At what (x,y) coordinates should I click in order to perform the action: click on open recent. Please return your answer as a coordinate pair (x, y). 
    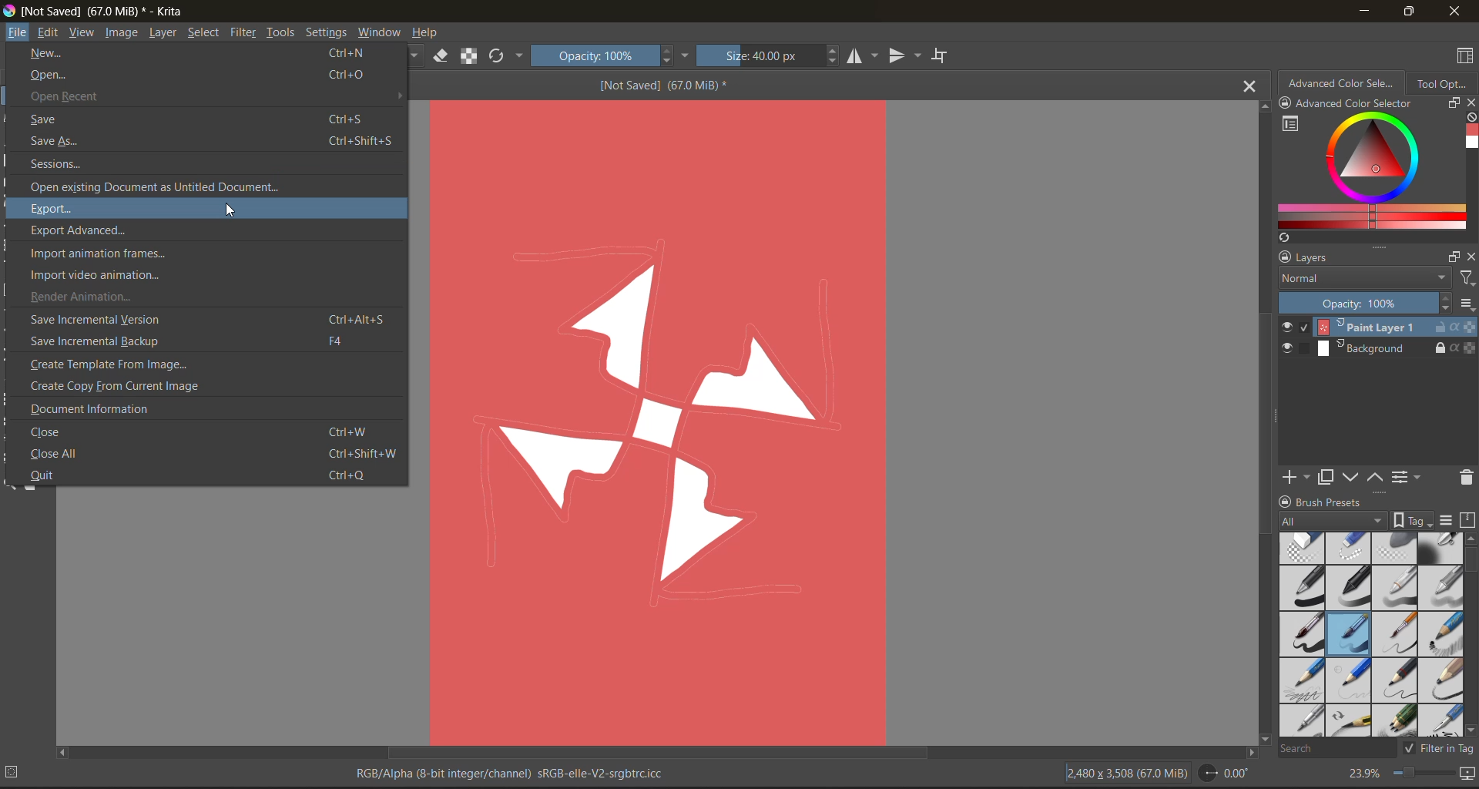
    Looking at the image, I should click on (198, 96).